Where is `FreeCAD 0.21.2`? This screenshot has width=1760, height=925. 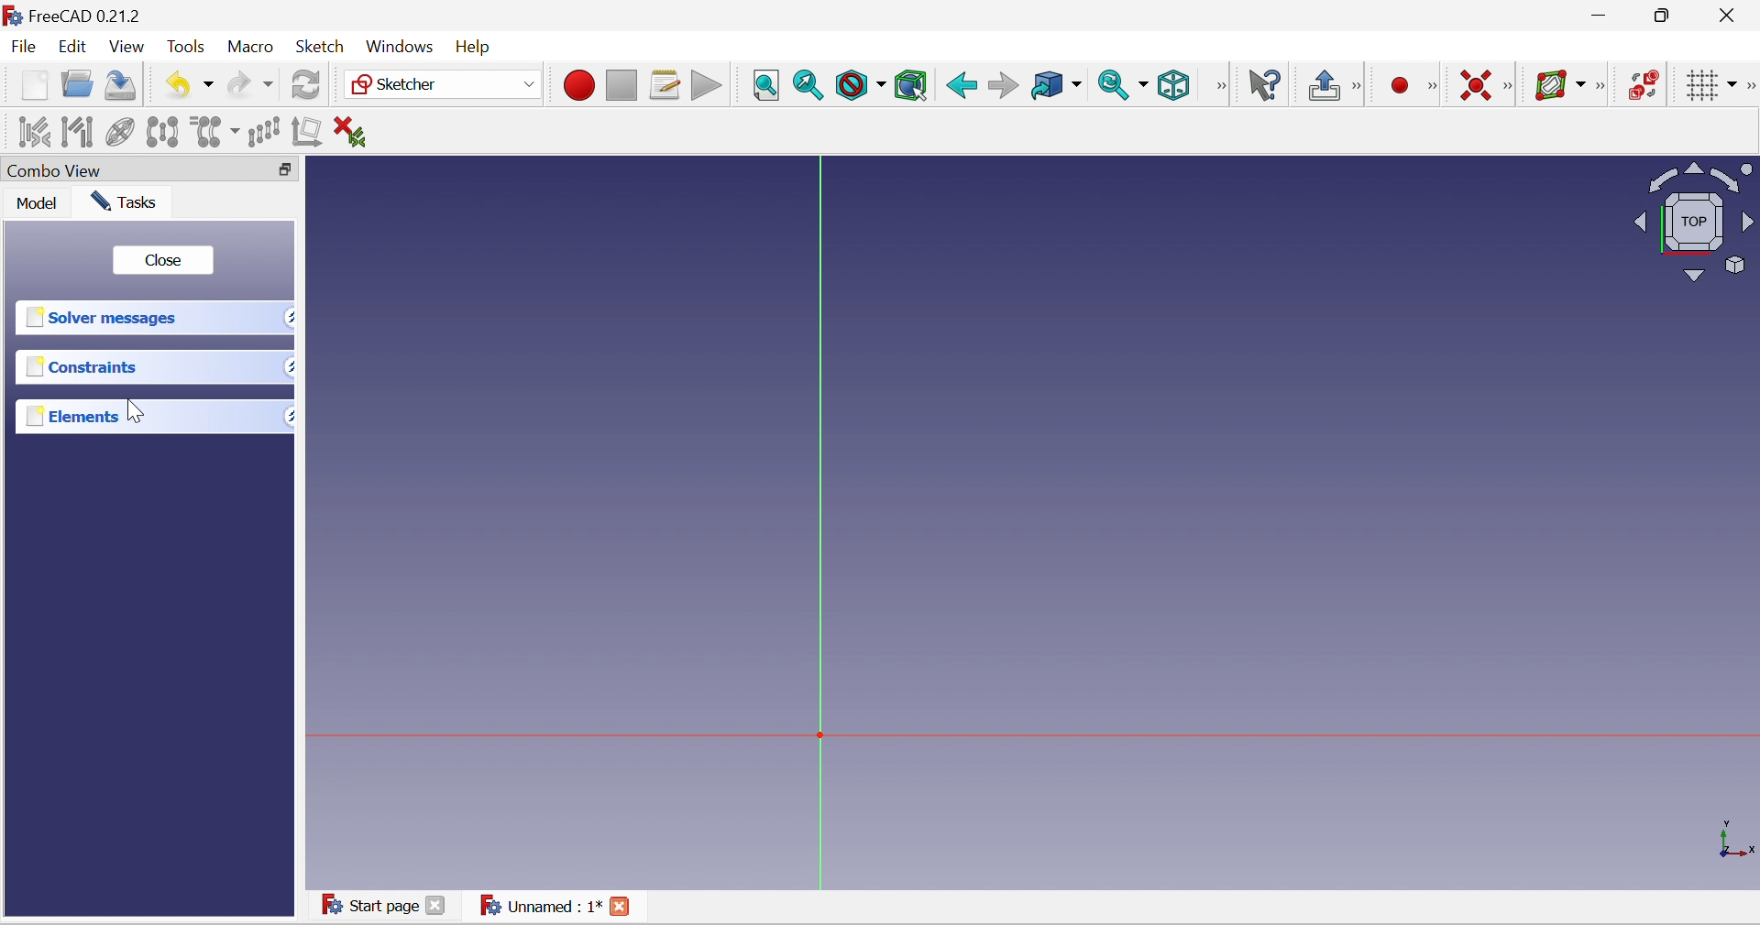 FreeCAD 0.21.2 is located at coordinates (82, 16).